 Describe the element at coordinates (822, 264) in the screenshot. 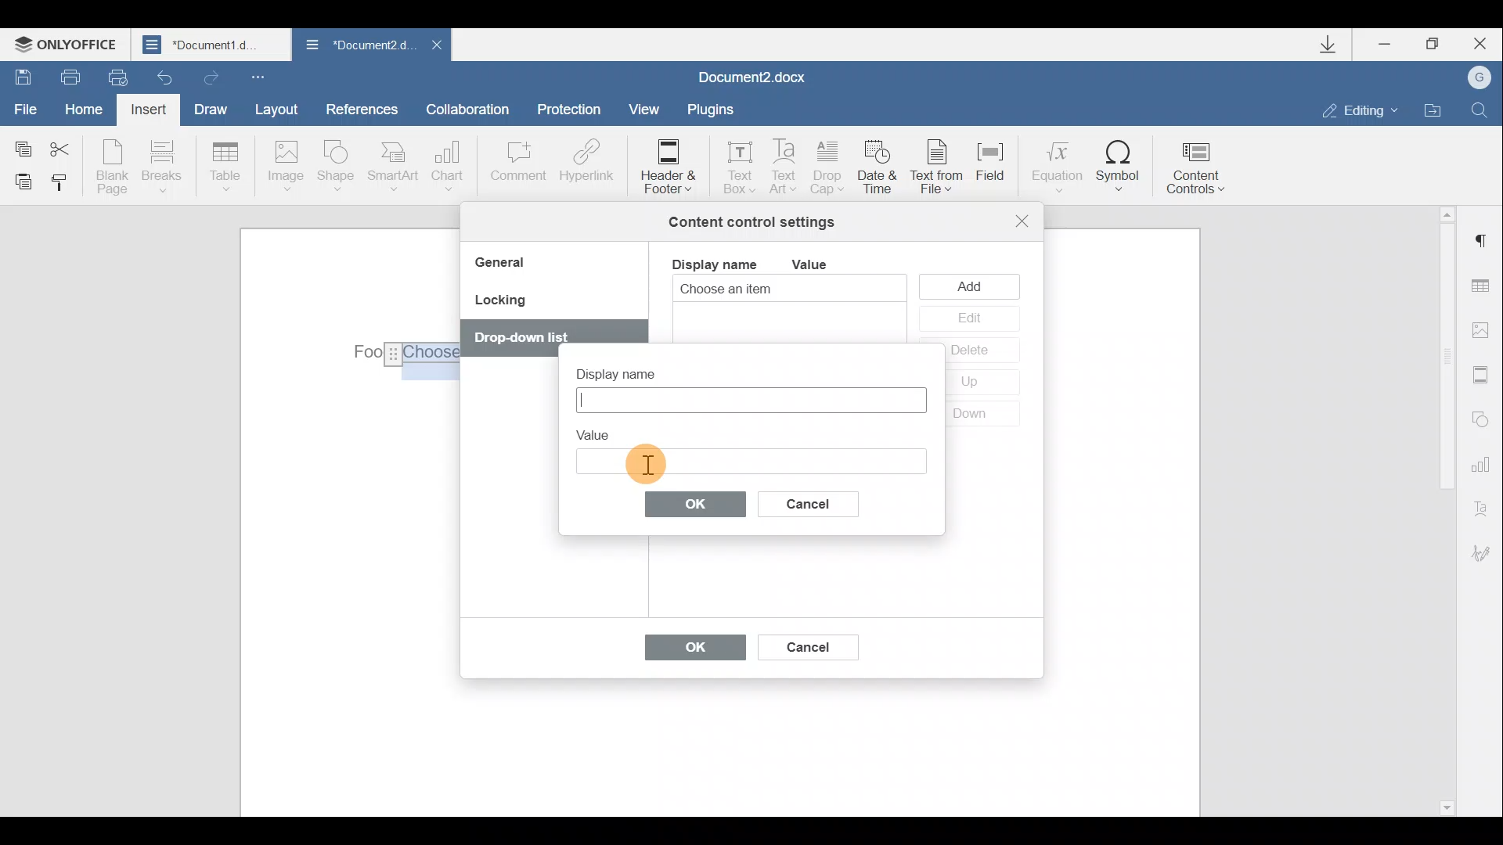

I see `Value` at that location.